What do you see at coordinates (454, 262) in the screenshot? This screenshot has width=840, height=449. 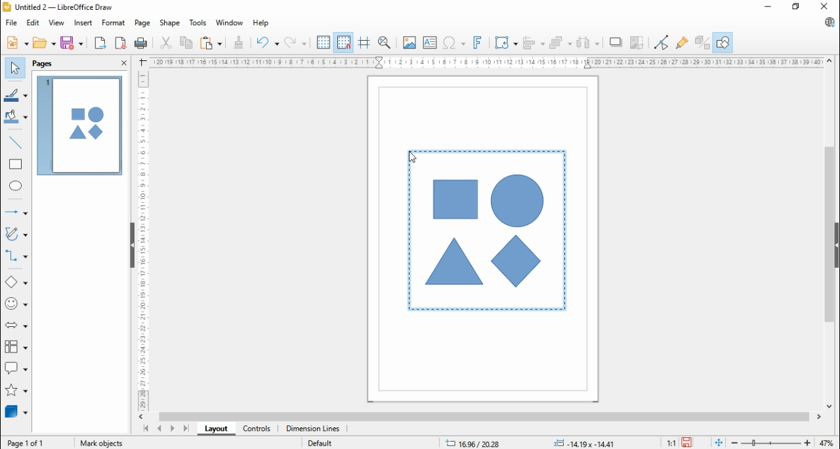 I see `shape 2` at bounding box center [454, 262].